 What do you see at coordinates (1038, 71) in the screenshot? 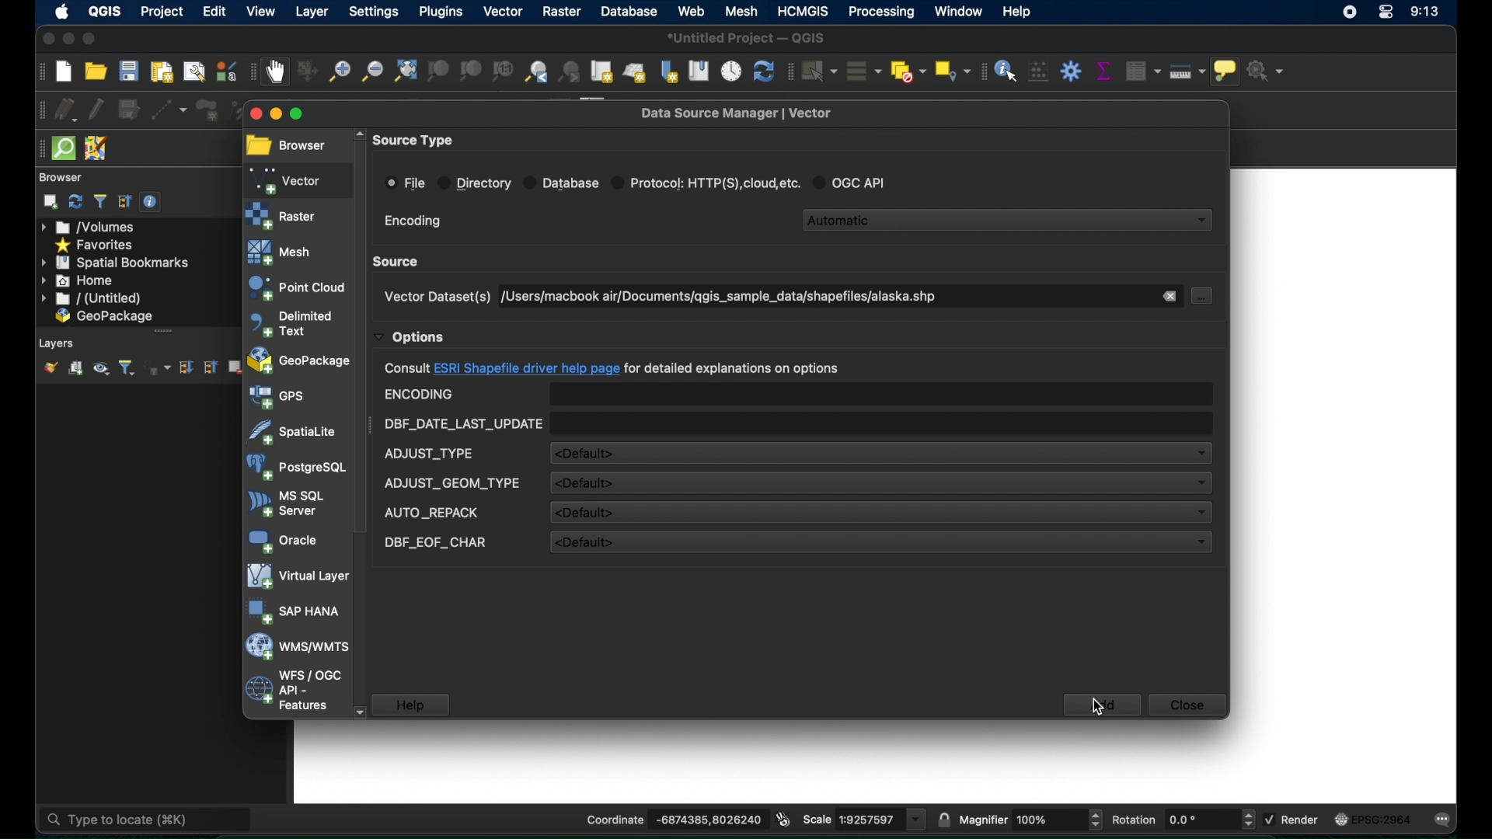
I see `open field calculator` at bounding box center [1038, 71].